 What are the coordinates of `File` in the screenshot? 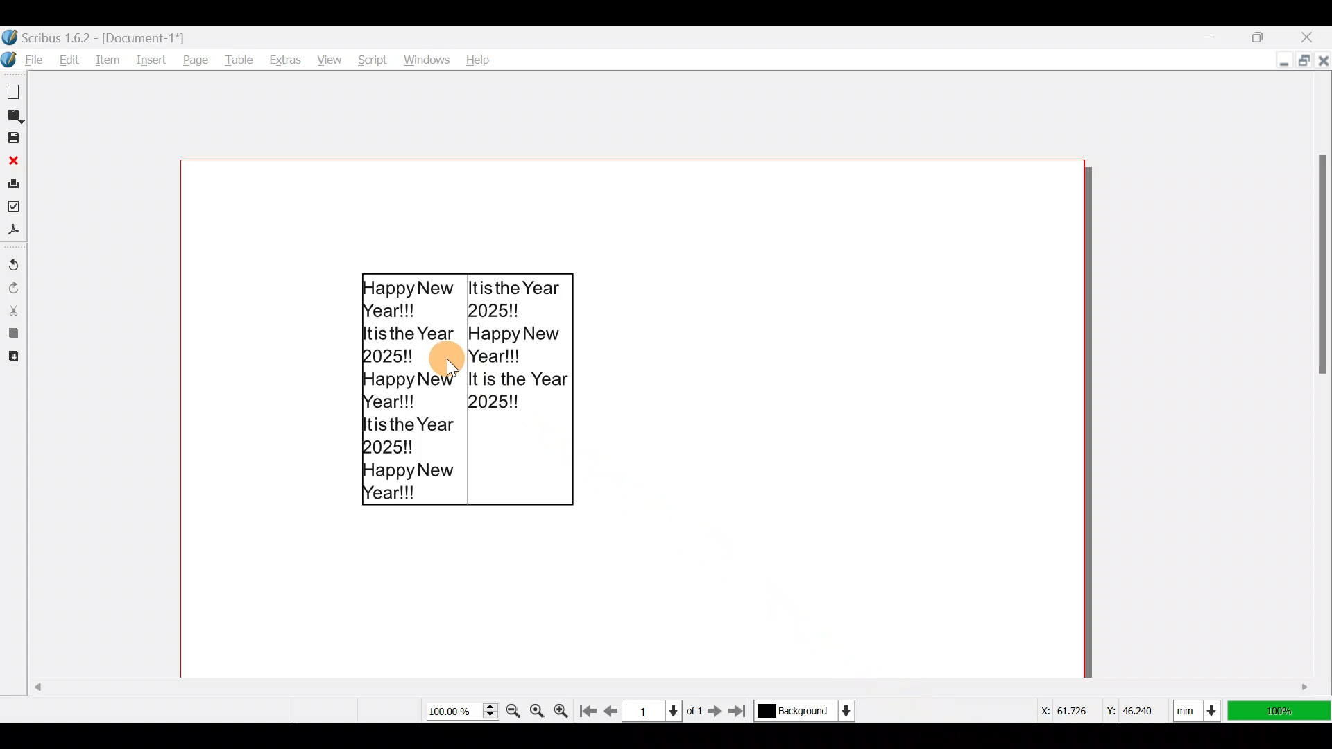 It's located at (25, 60).